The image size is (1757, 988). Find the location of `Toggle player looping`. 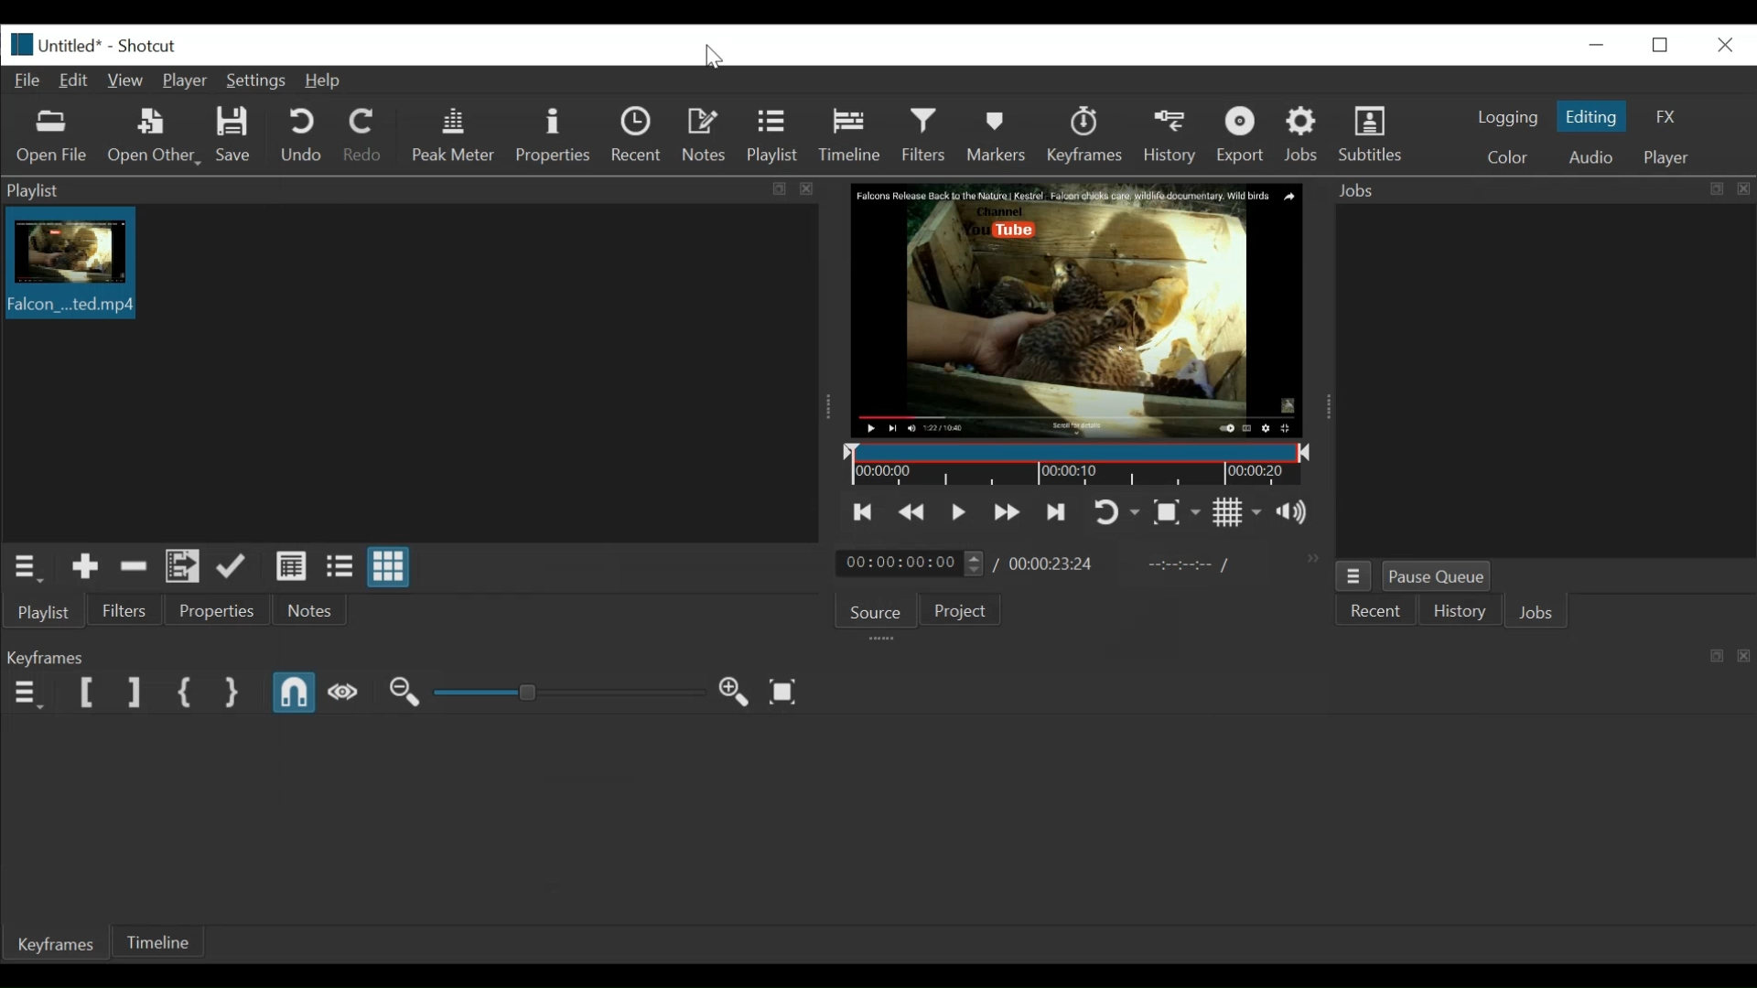

Toggle player looping is located at coordinates (1061, 513).